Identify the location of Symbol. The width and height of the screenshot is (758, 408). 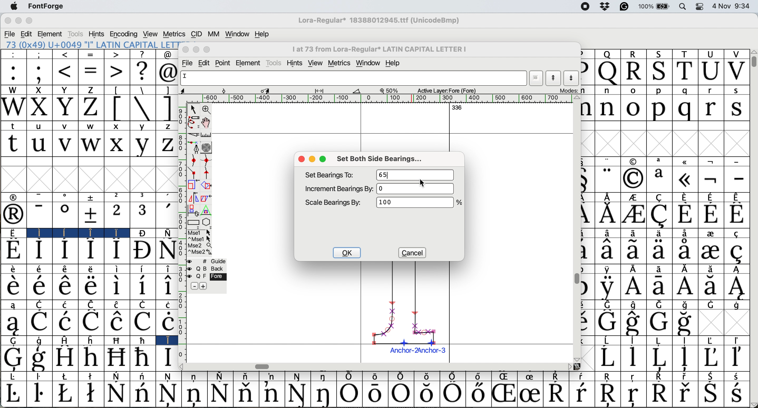
(119, 340).